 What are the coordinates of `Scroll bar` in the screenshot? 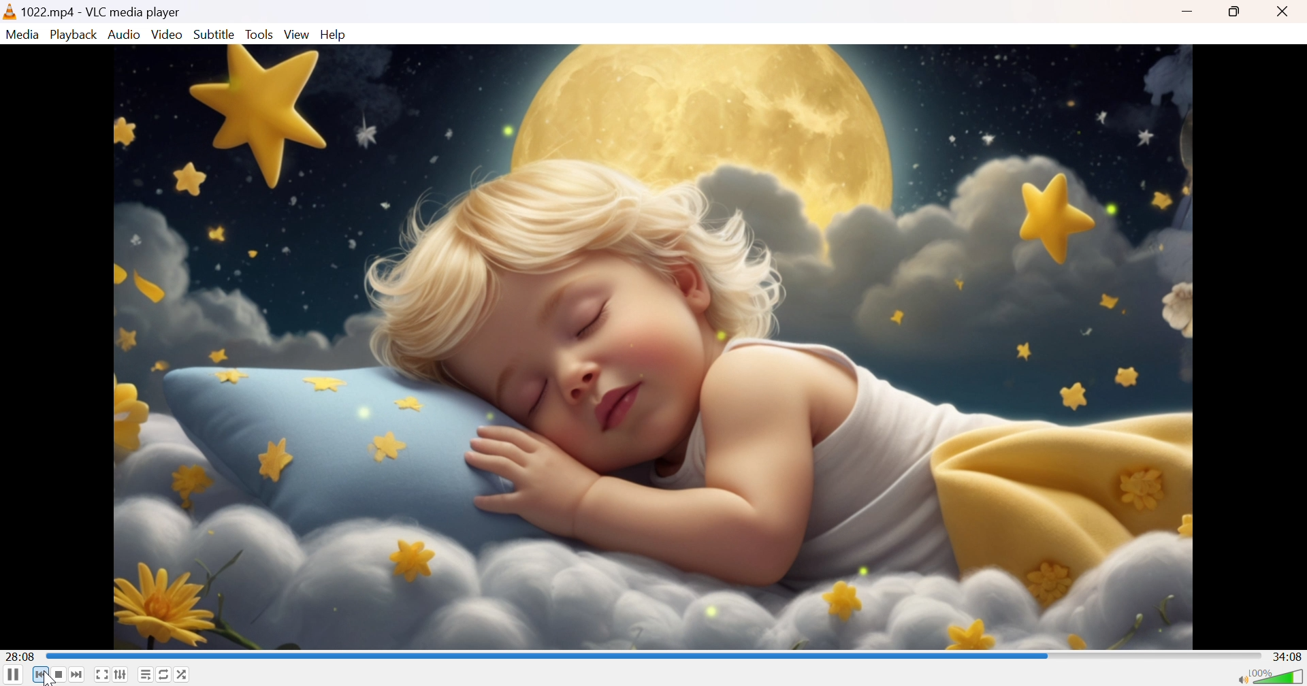 It's located at (545, 654).